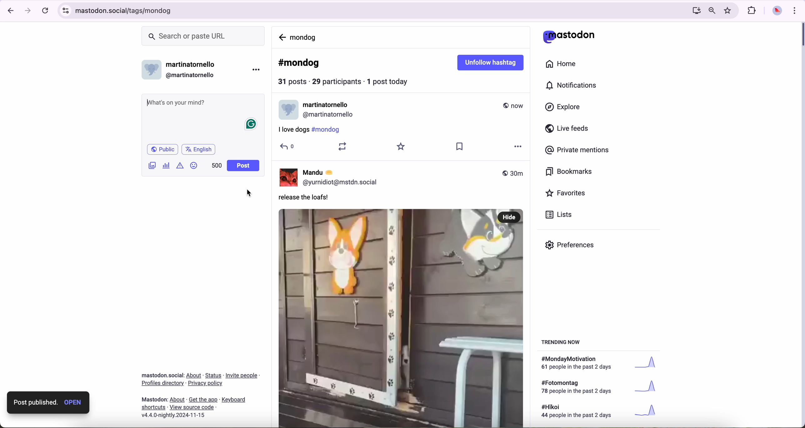  What do you see at coordinates (242, 376) in the screenshot?
I see `link` at bounding box center [242, 376].